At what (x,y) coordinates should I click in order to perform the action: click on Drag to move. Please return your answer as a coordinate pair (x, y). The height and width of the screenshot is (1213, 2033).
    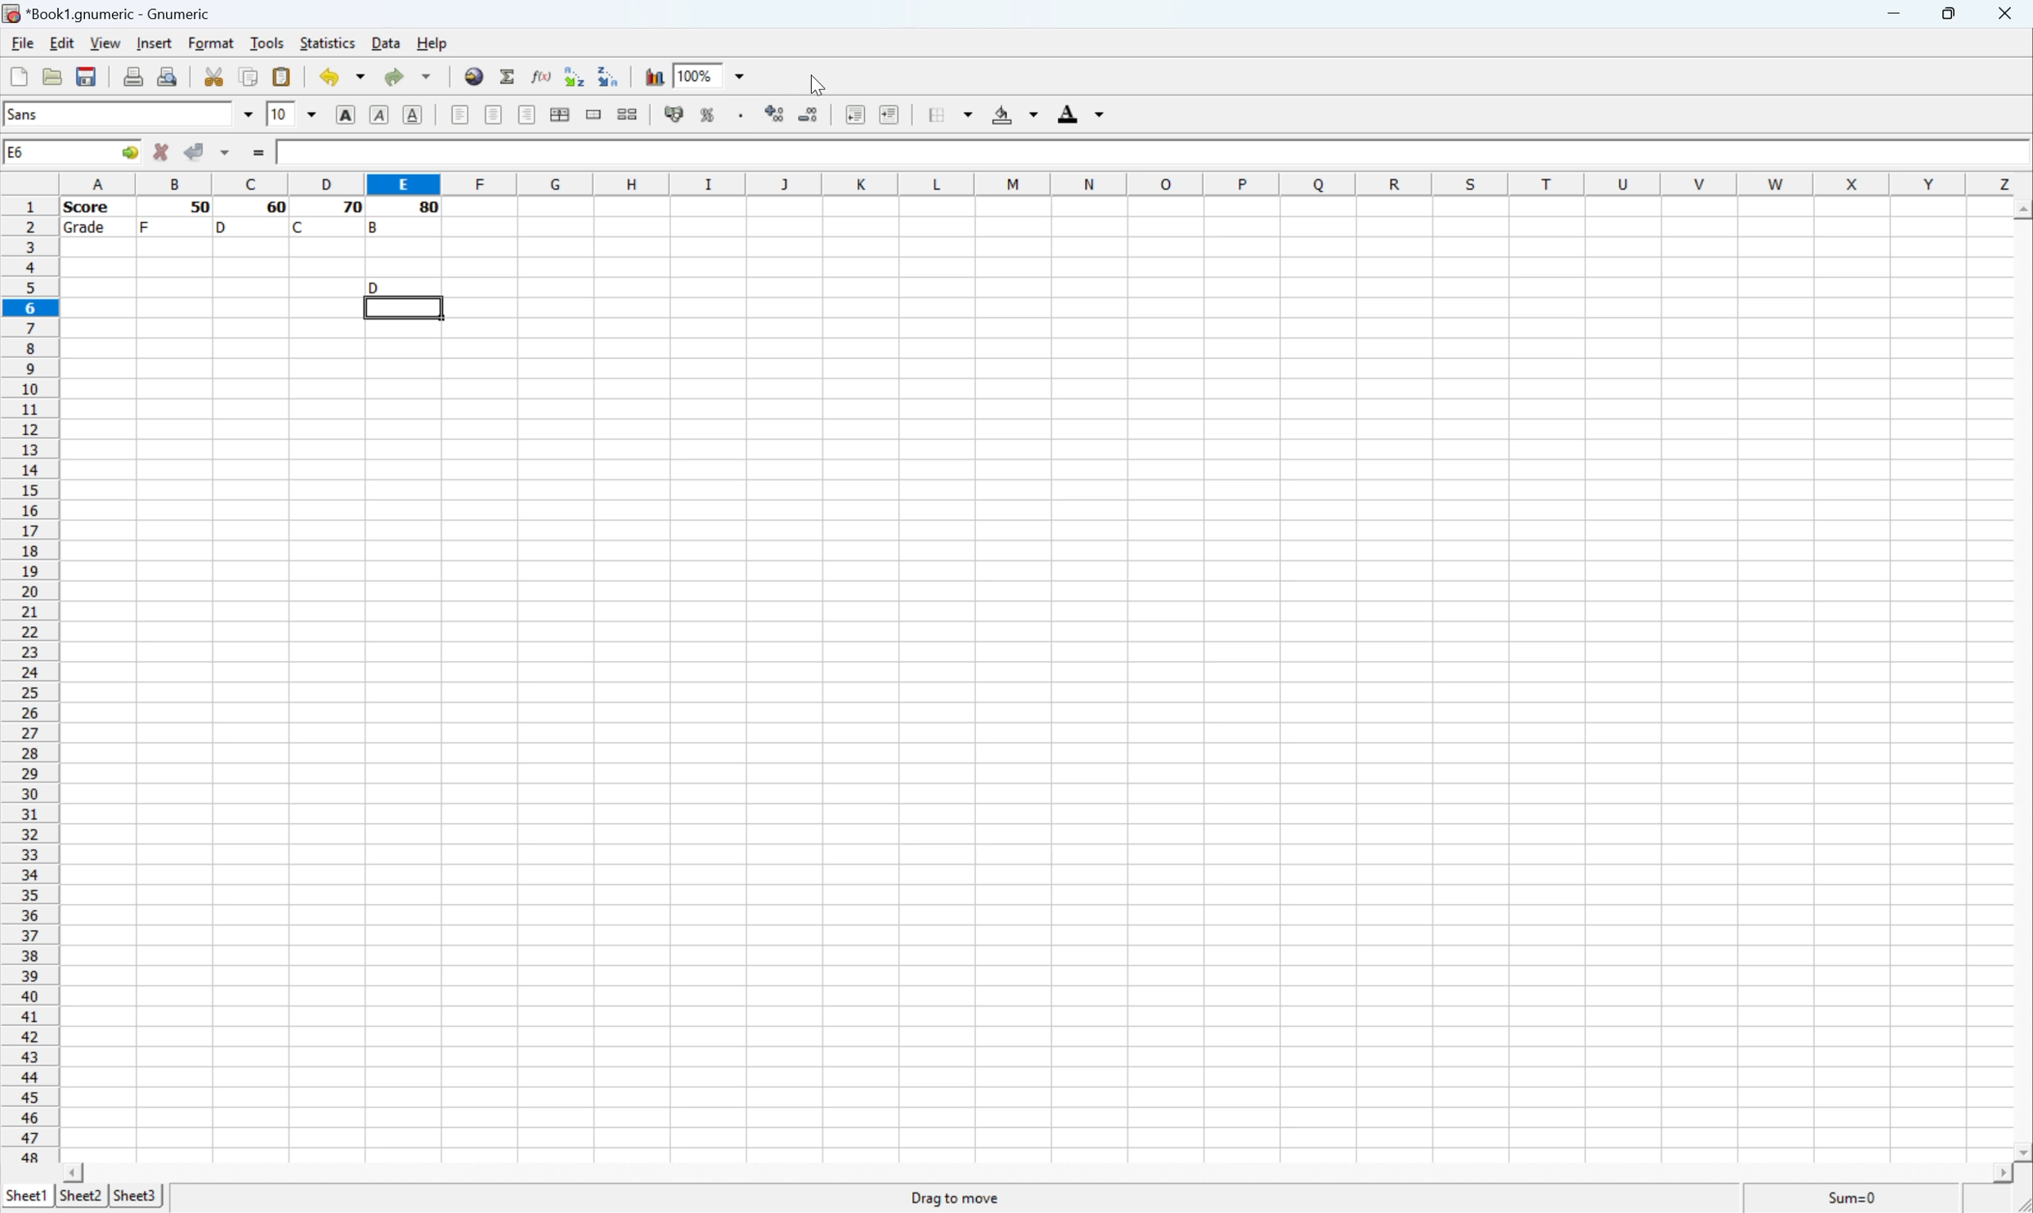
    Looking at the image, I should click on (956, 1200).